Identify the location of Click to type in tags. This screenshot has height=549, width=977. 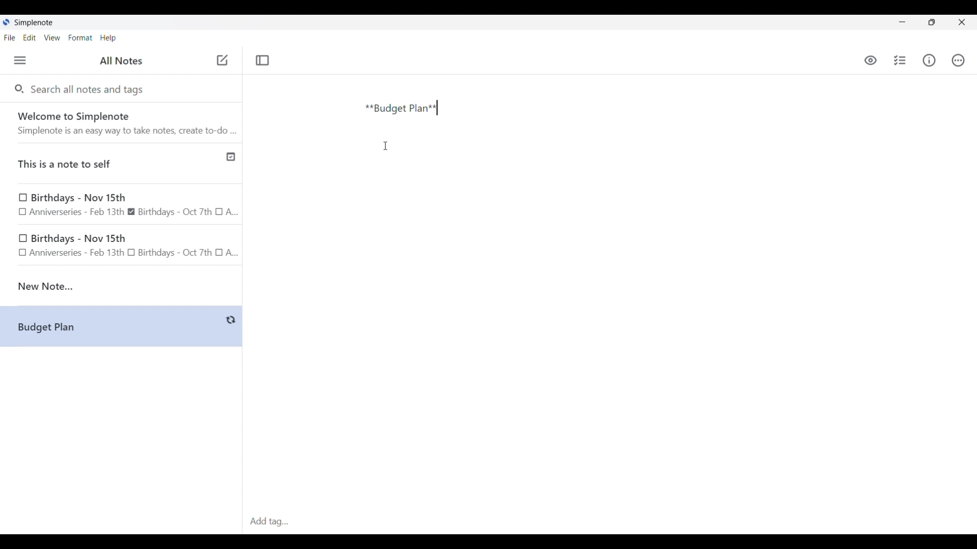
(610, 522).